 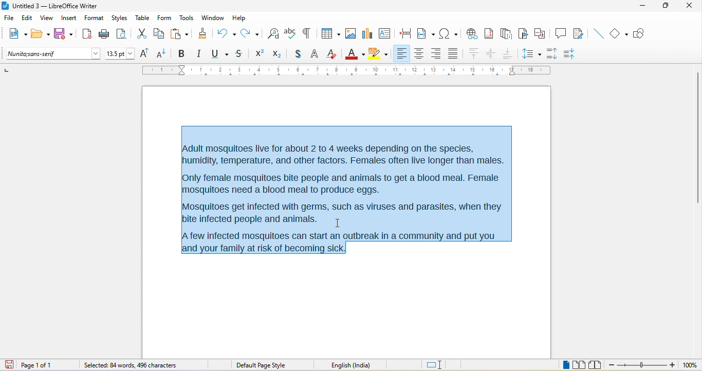 What do you see at coordinates (120, 18) in the screenshot?
I see `styles` at bounding box center [120, 18].